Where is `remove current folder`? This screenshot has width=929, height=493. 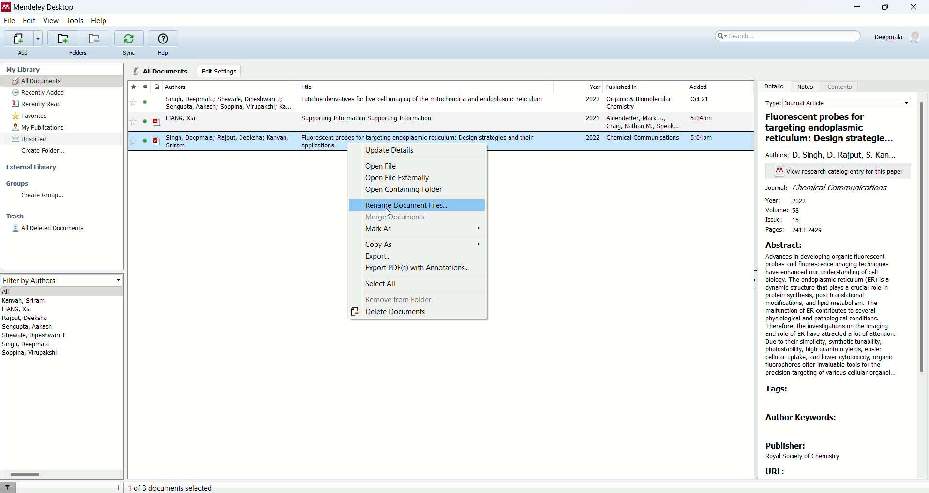 remove current folder is located at coordinates (95, 39).